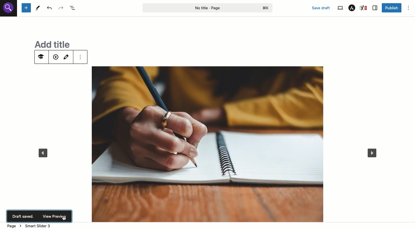 The image size is (415, 229). What do you see at coordinates (40, 226) in the screenshot?
I see `smart slider 3` at bounding box center [40, 226].